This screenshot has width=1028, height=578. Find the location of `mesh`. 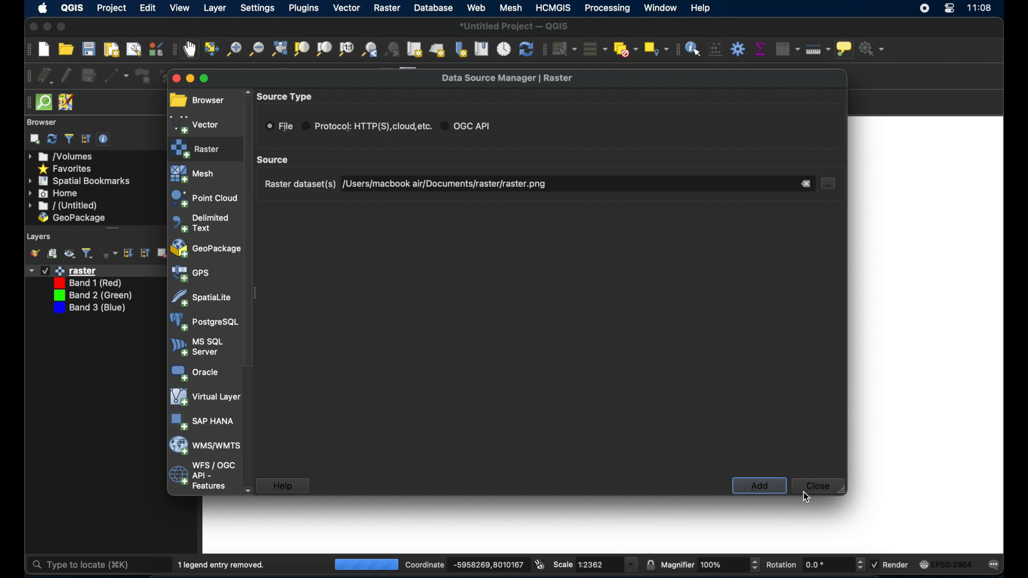

mesh is located at coordinates (510, 9).